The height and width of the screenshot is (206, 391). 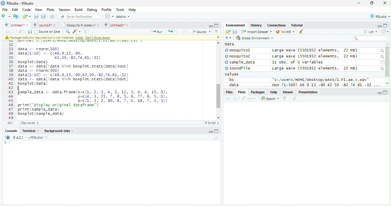 What do you see at coordinates (239, 56) in the screenshot?
I see `mosquito2` at bounding box center [239, 56].